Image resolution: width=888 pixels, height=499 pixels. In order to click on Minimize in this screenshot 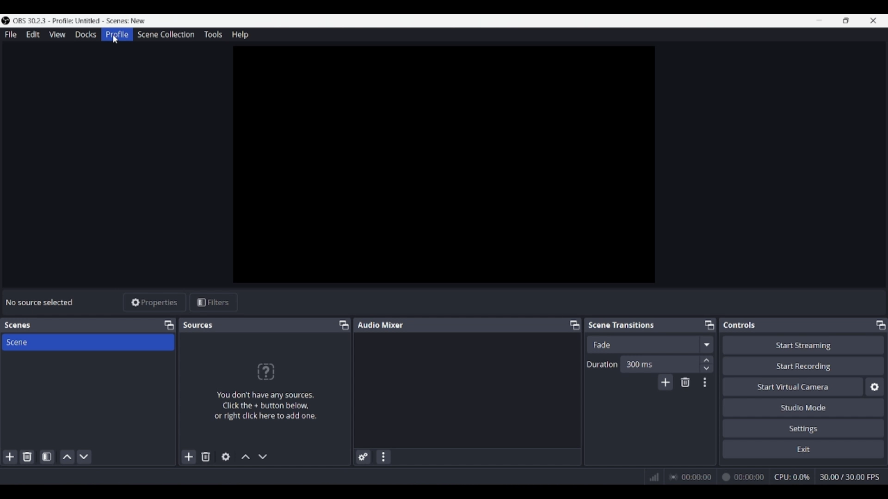, I will do `click(819, 20)`.